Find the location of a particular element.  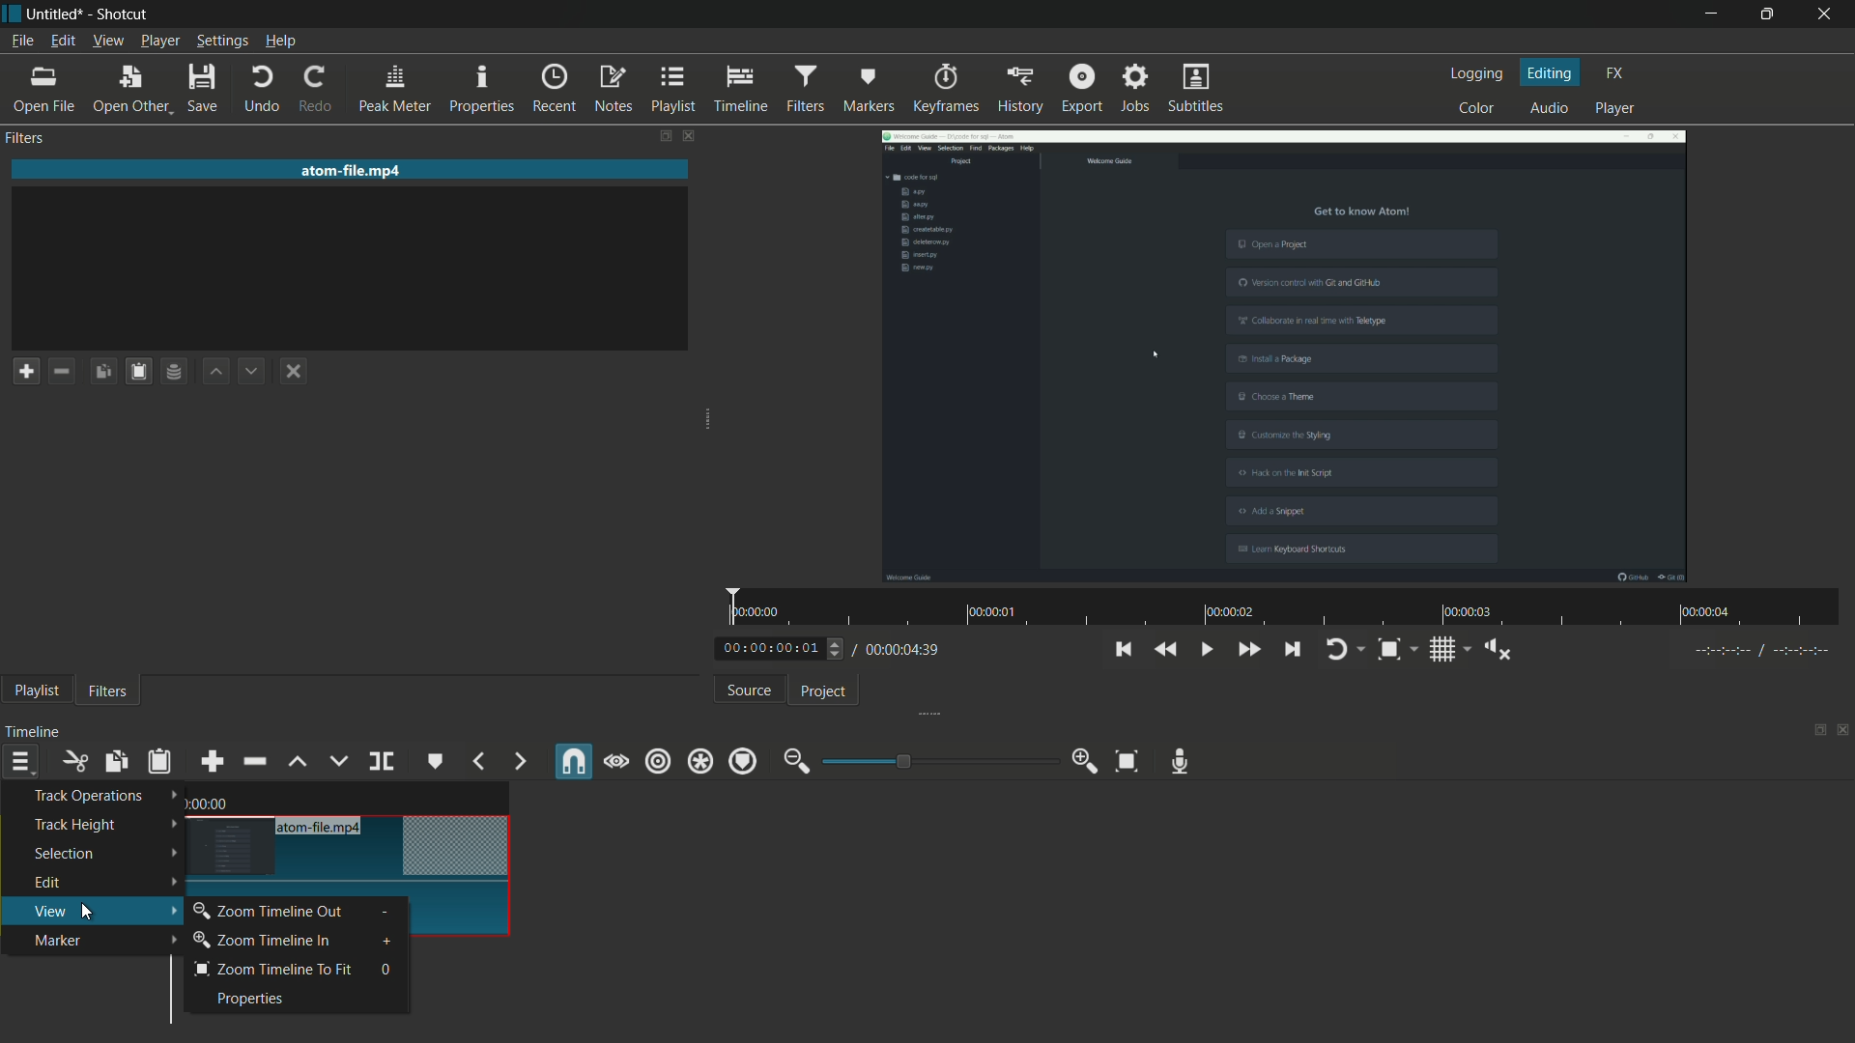

settings menu is located at coordinates (220, 42).